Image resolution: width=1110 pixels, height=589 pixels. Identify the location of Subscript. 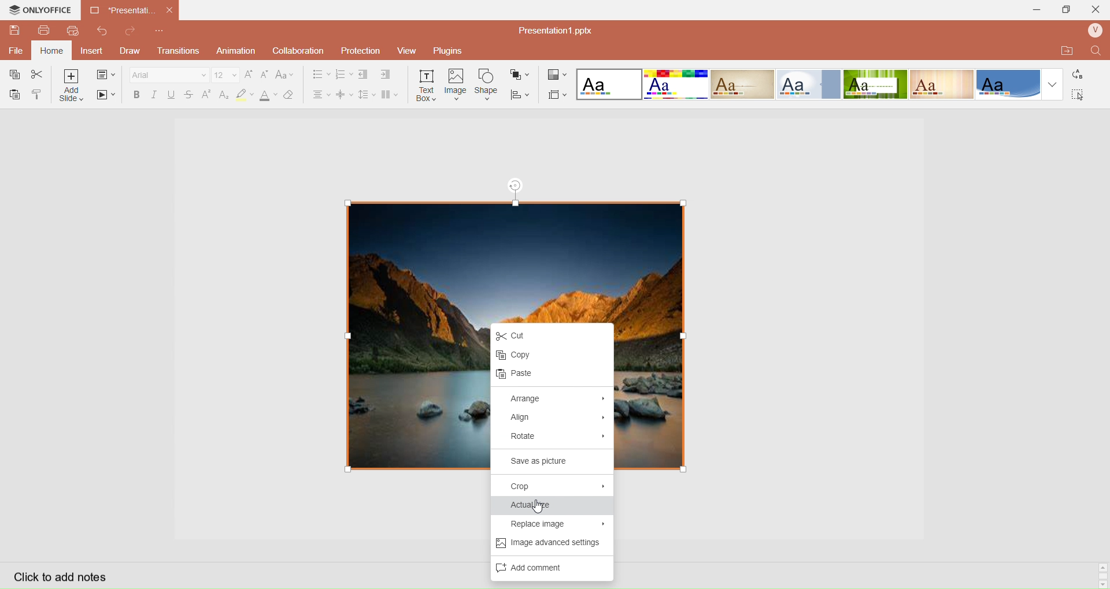
(225, 95).